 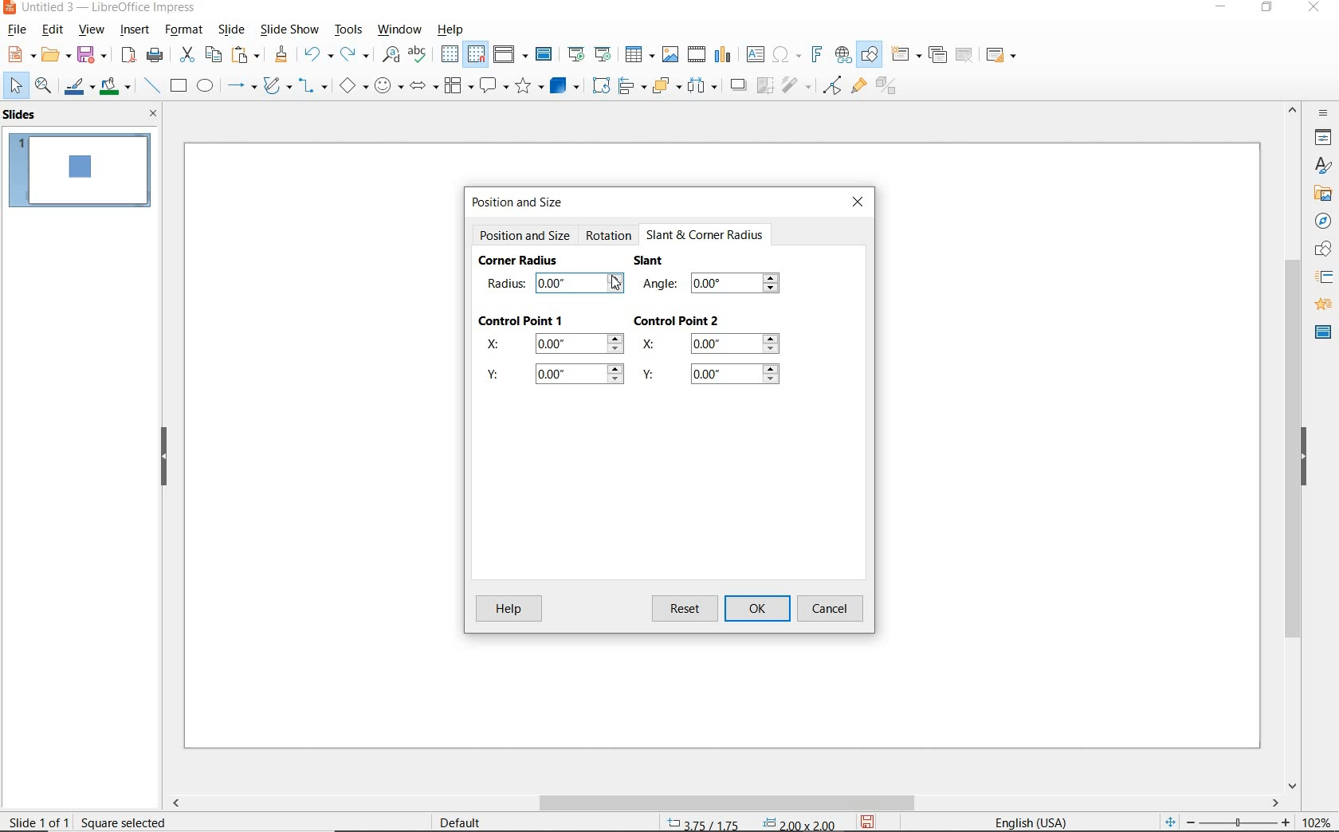 What do you see at coordinates (677, 322) in the screenshot?
I see `CONTROL POINT 2` at bounding box center [677, 322].